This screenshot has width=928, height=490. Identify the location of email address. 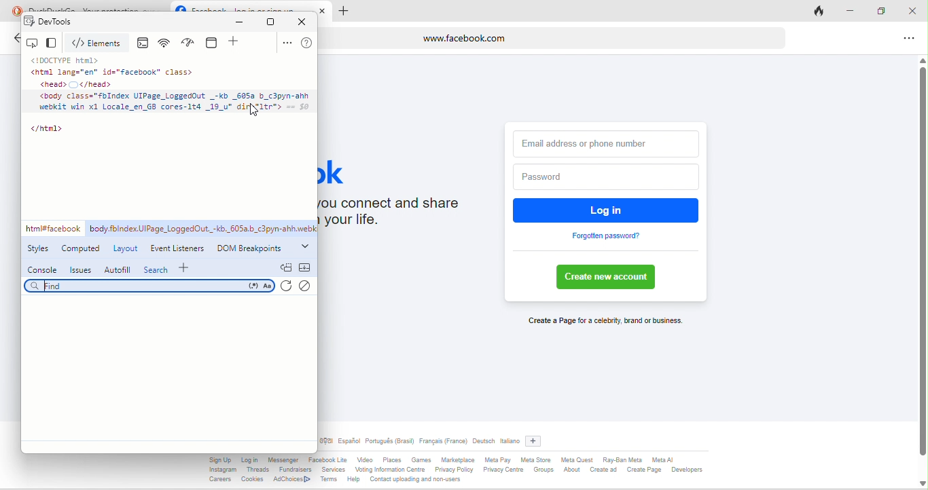
(607, 141).